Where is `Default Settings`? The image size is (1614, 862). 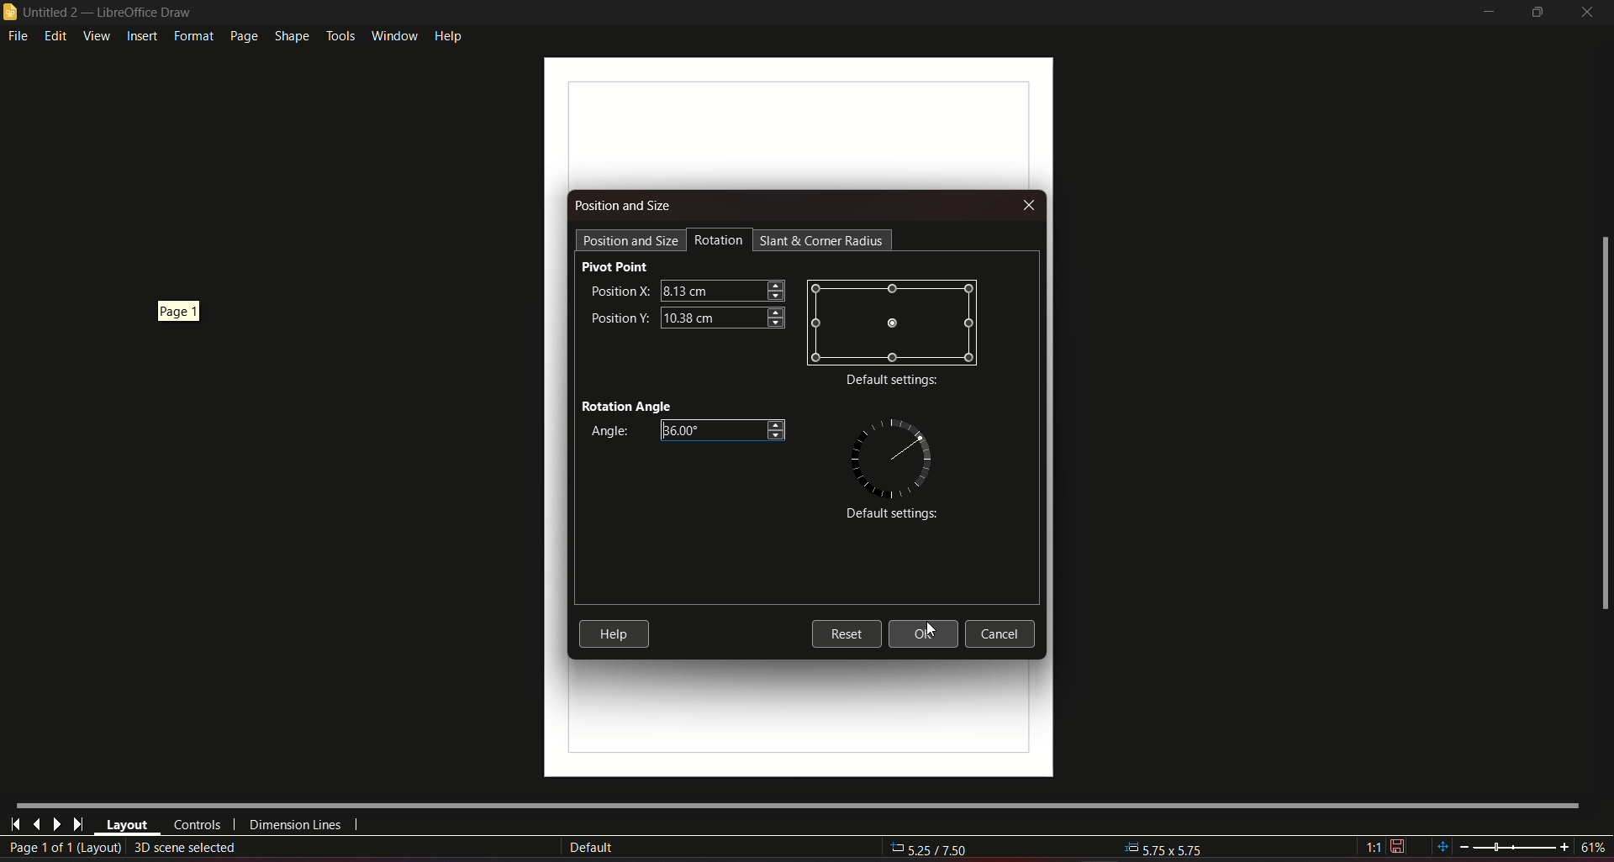 Default Settings is located at coordinates (889, 515).